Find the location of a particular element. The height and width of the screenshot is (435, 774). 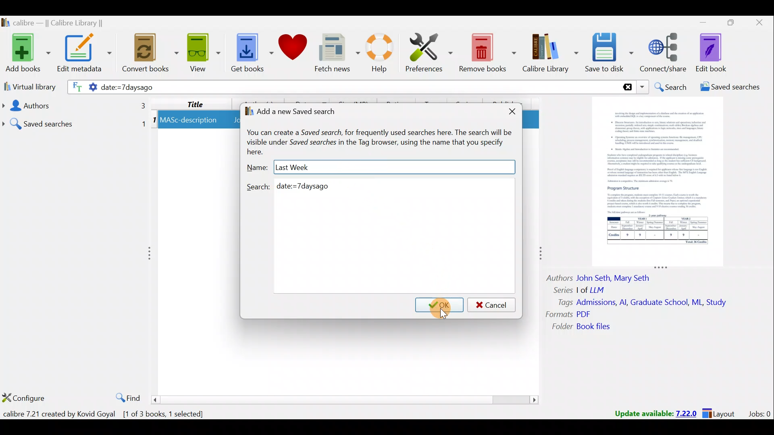

Formats PDF is located at coordinates (568, 314).